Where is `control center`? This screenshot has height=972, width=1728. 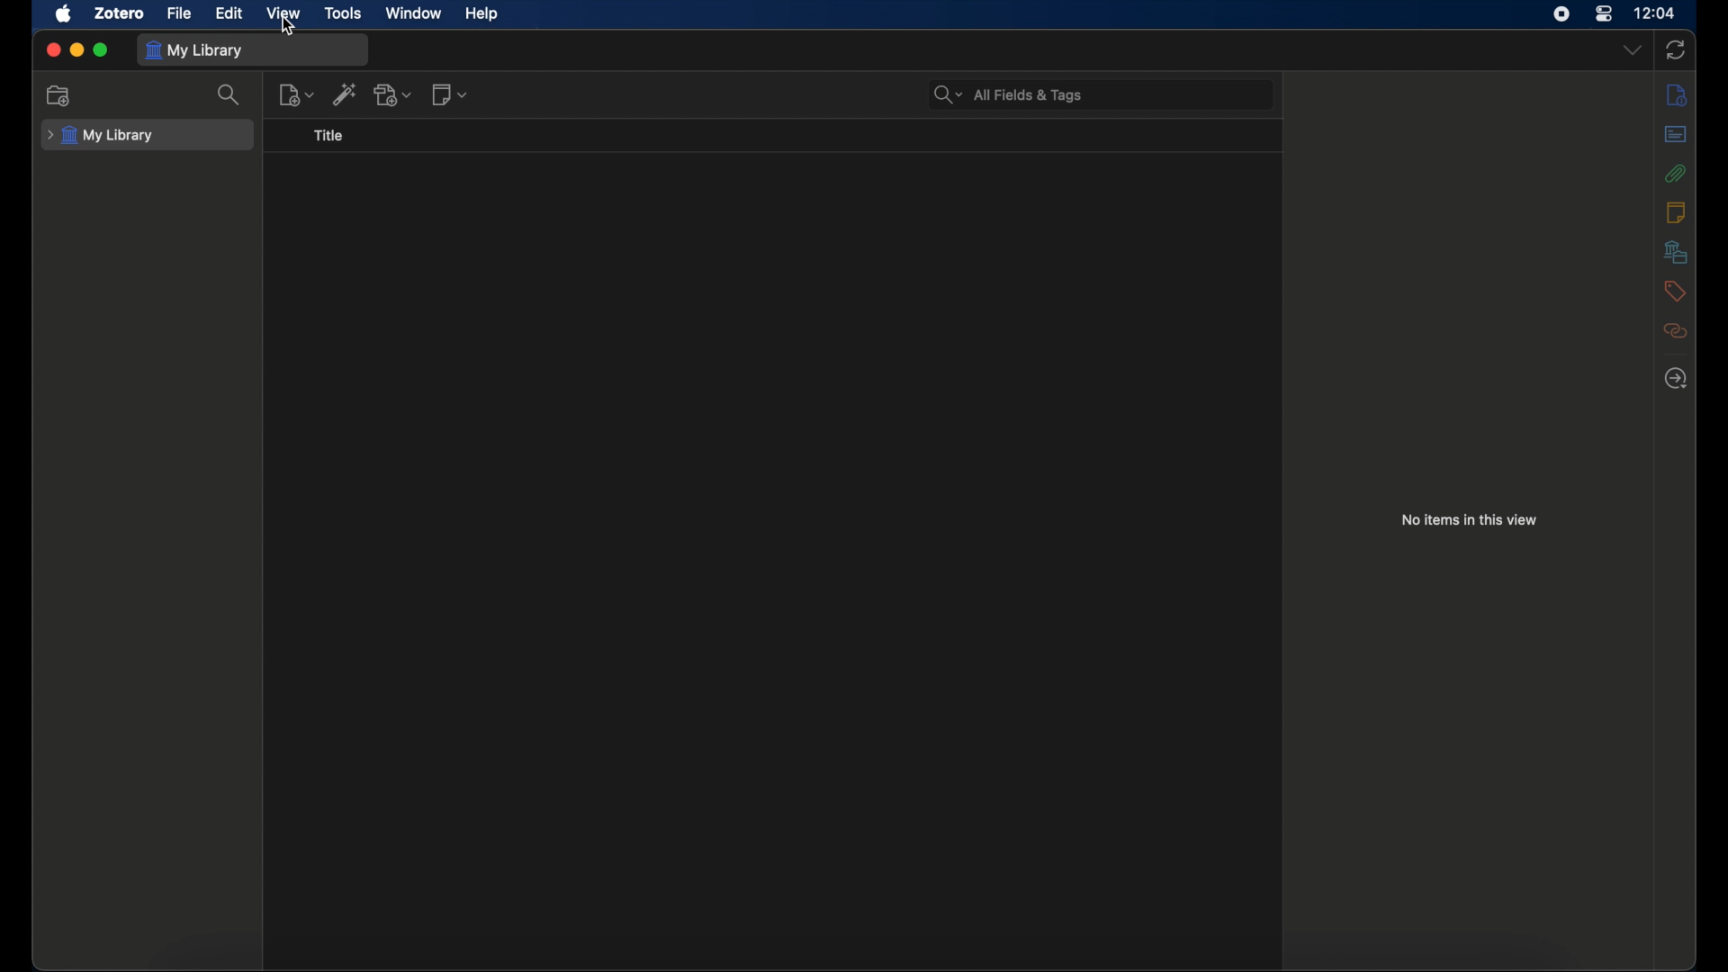
control center is located at coordinates (1605, 14).